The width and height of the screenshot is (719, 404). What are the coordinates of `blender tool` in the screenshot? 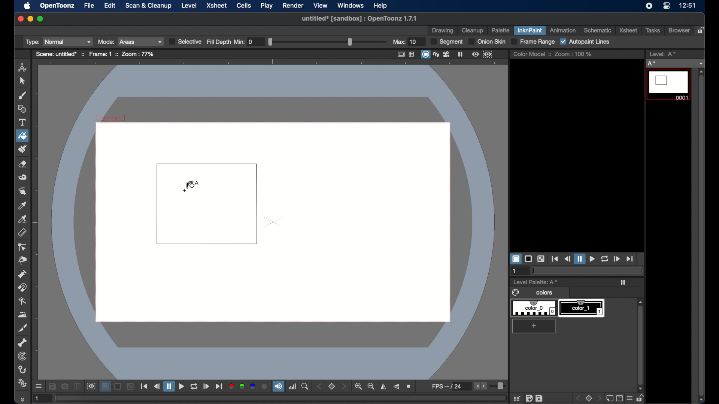 It's located at (22, 302).